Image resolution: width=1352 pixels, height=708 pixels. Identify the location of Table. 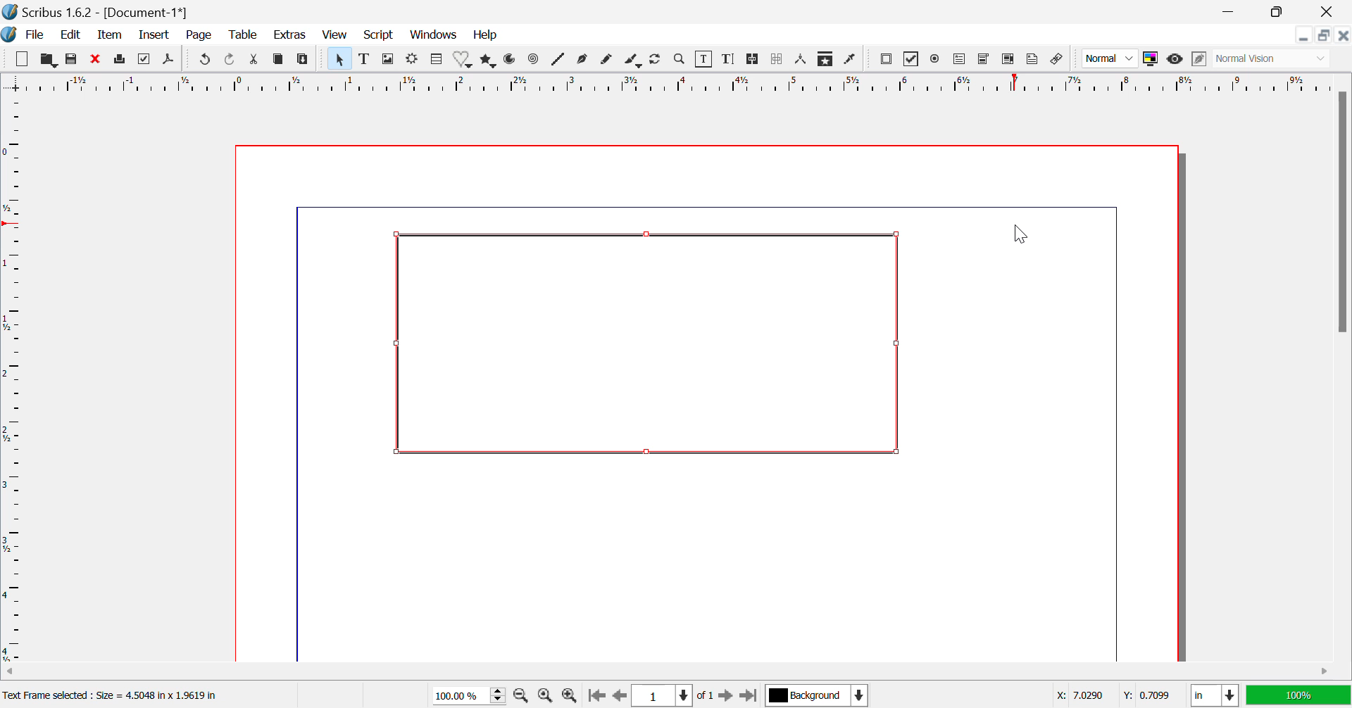
(244, 37).